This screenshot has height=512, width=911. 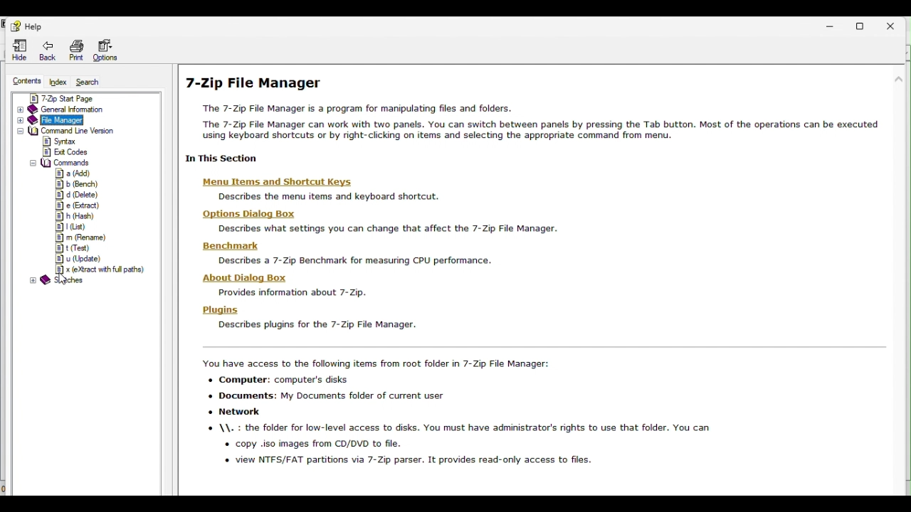 I want to click on Syntax, so click(x=78, y=142).